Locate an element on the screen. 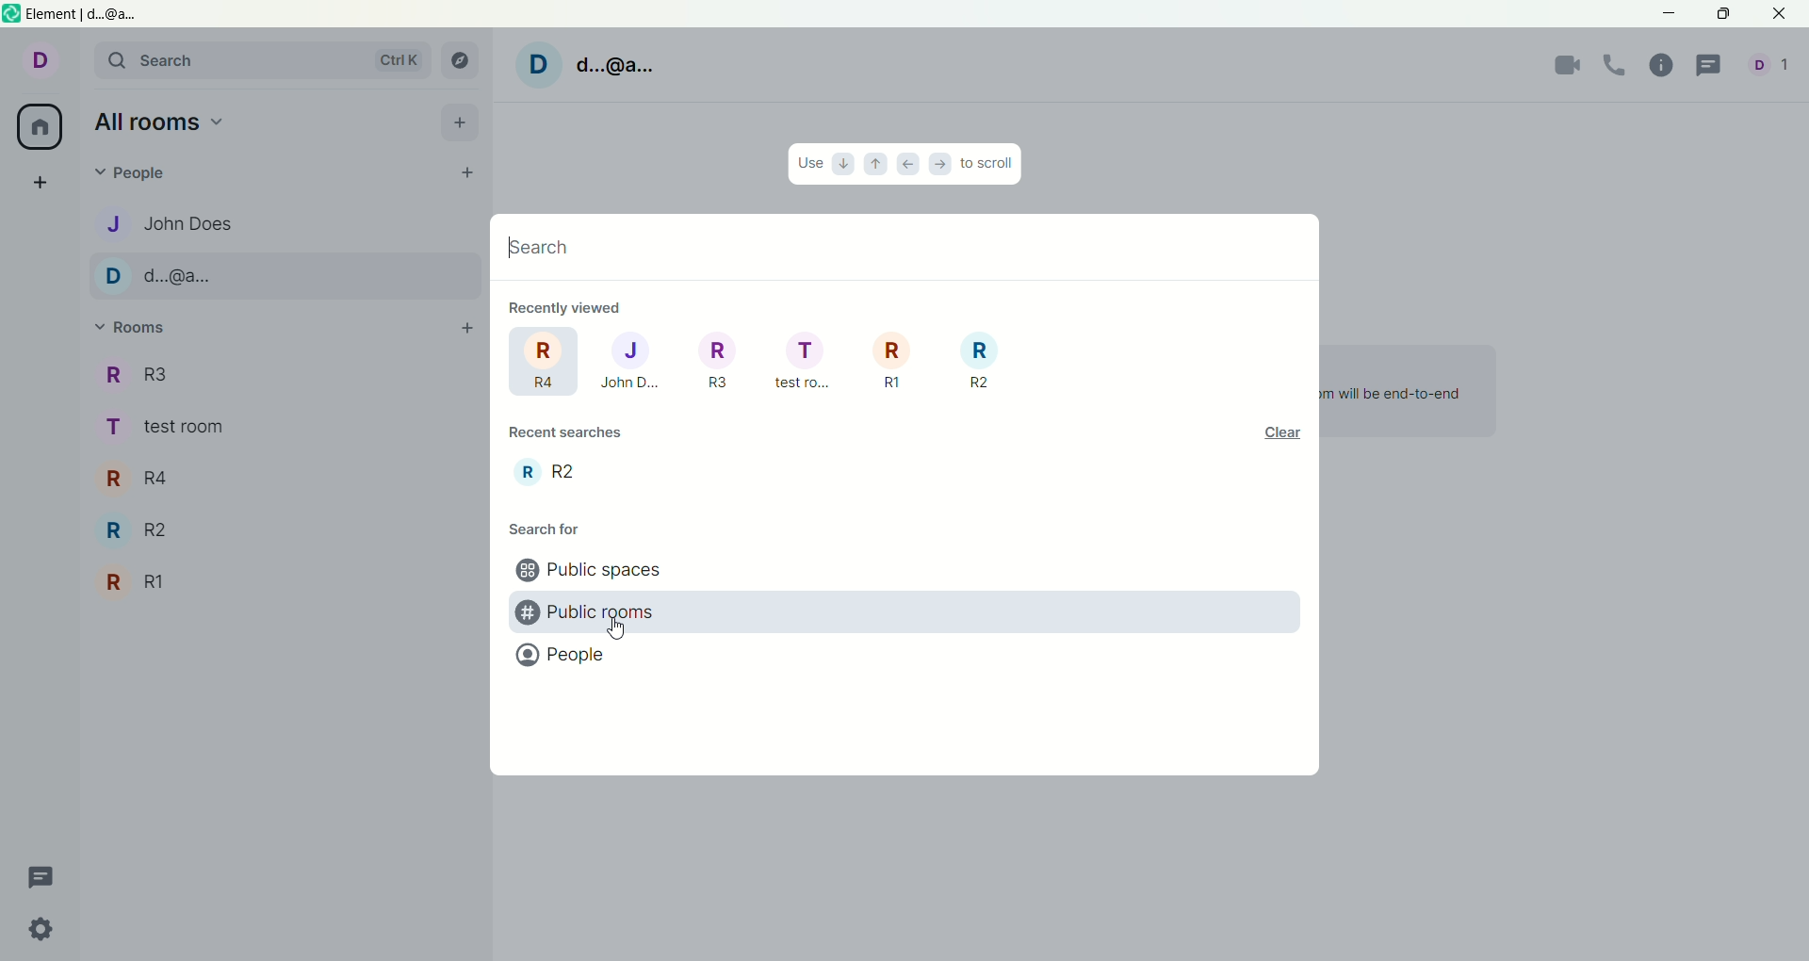 The height and width of the screenshot is (961, 1809). close is located at coordinates (1782, 14).